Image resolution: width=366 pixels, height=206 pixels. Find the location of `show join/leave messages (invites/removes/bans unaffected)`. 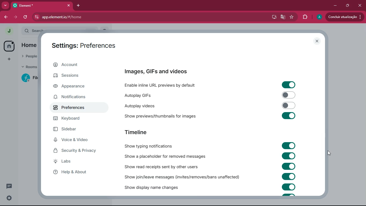

show join/leave messages (invites/removes/bans unaffected) is located at coordinates (182, 176).